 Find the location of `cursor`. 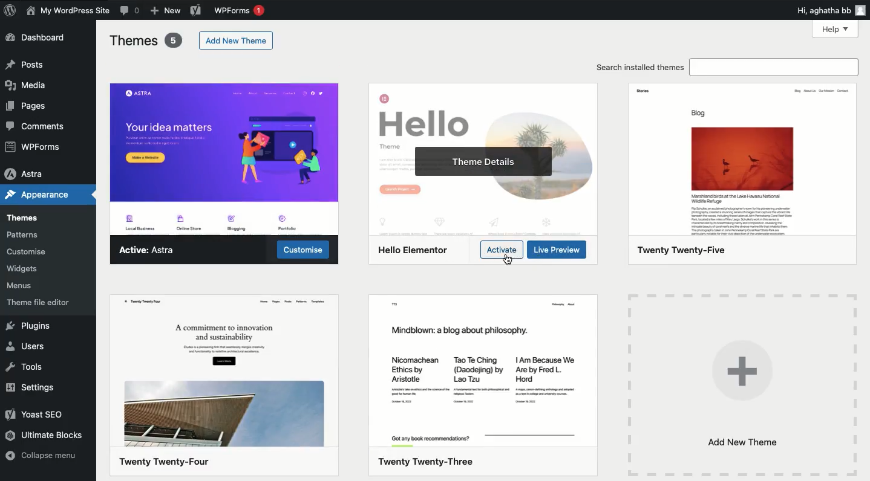

cursor is located at coordinates (507, 260).